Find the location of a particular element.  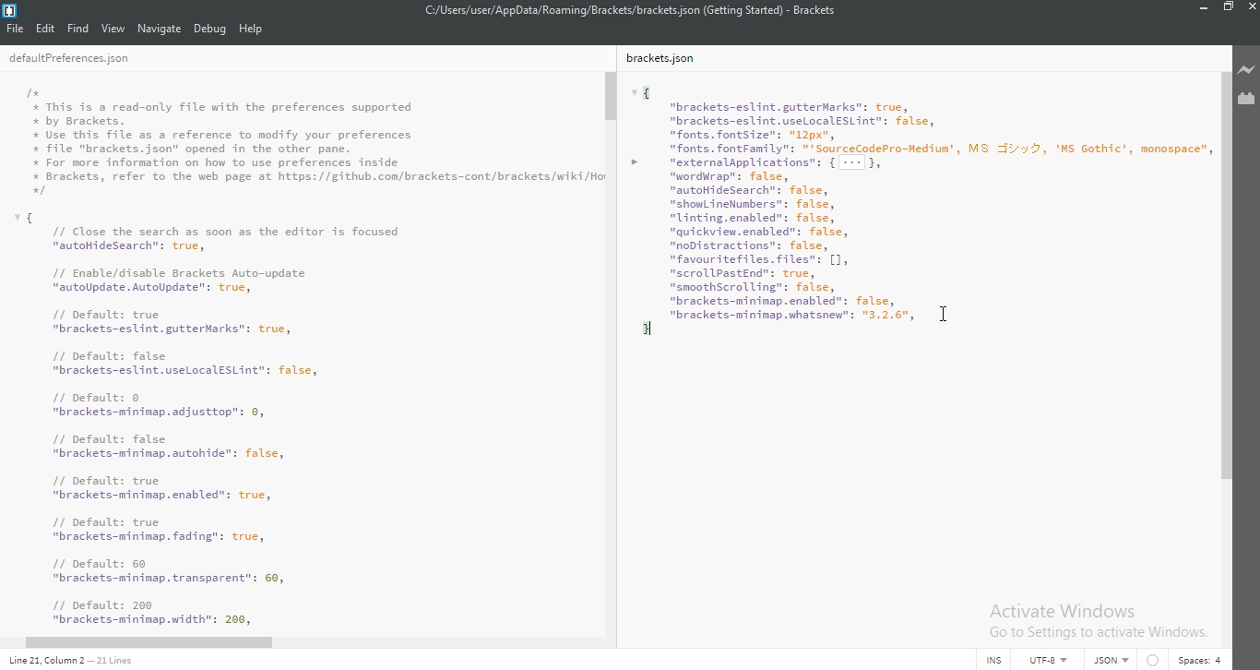

live preview is located at coordinates (1245, 69).